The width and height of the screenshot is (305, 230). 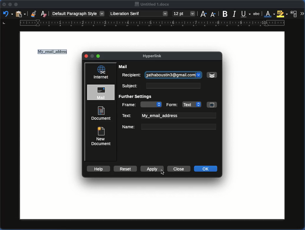 What do you see at coordinates (137, 97) in the screenshot?
I see `Further settings` at bounding box center [137, 97].